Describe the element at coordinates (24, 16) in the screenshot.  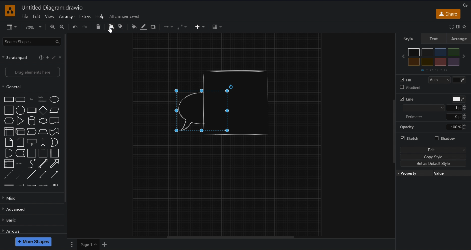
I see `File` at that location.